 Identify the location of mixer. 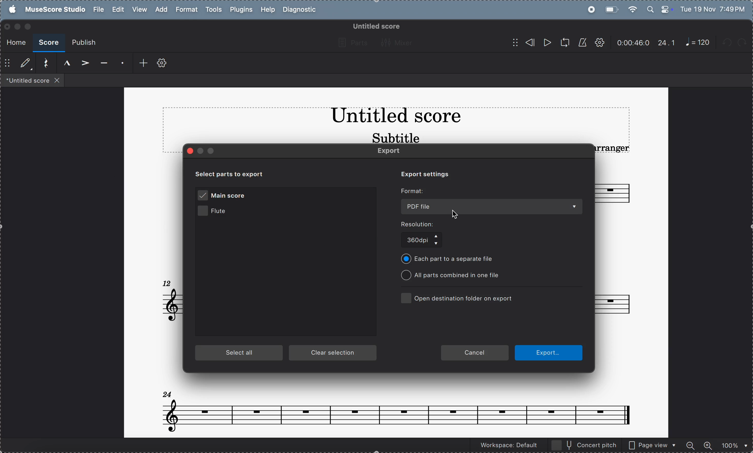
(399, 42).